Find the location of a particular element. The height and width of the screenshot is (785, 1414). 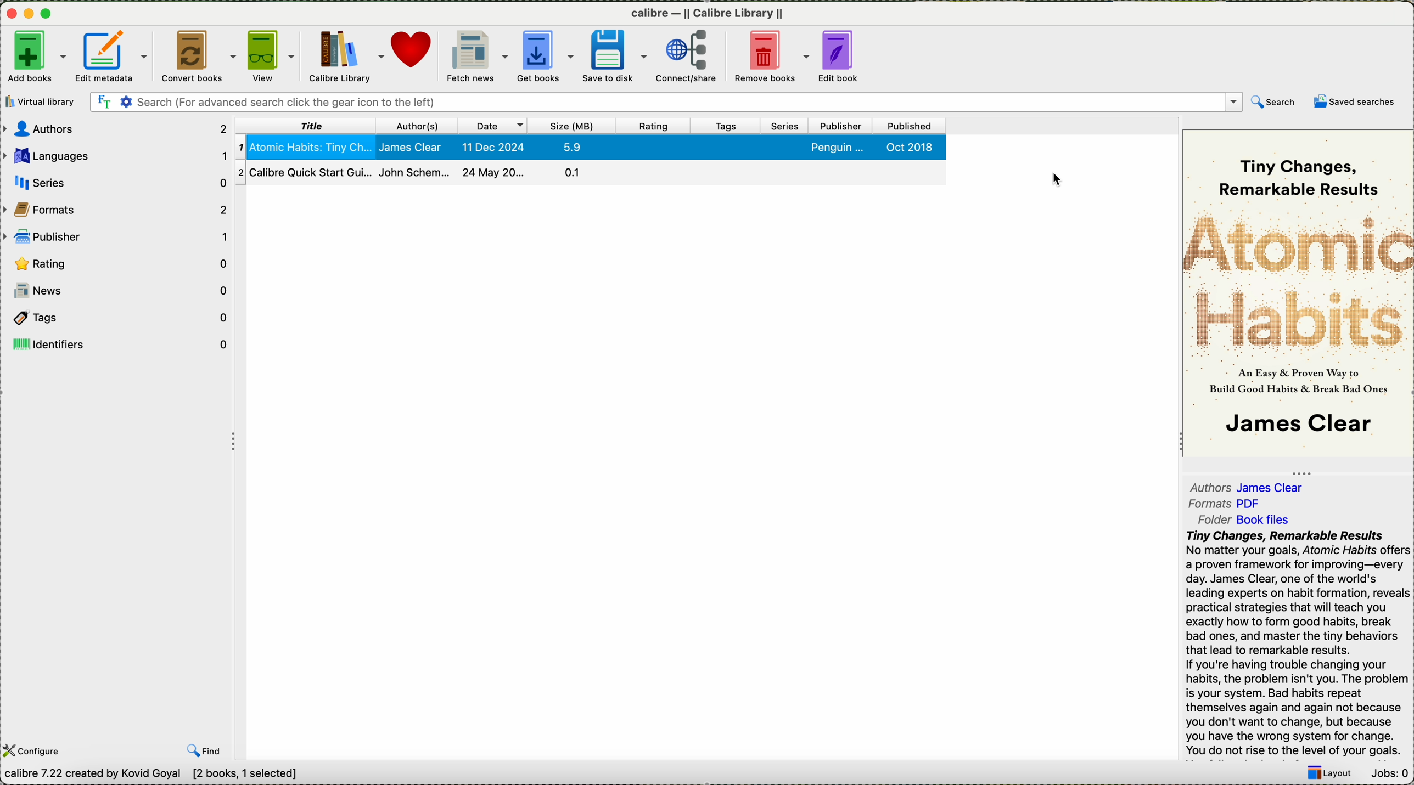

published is located at coordinates (911, 126).